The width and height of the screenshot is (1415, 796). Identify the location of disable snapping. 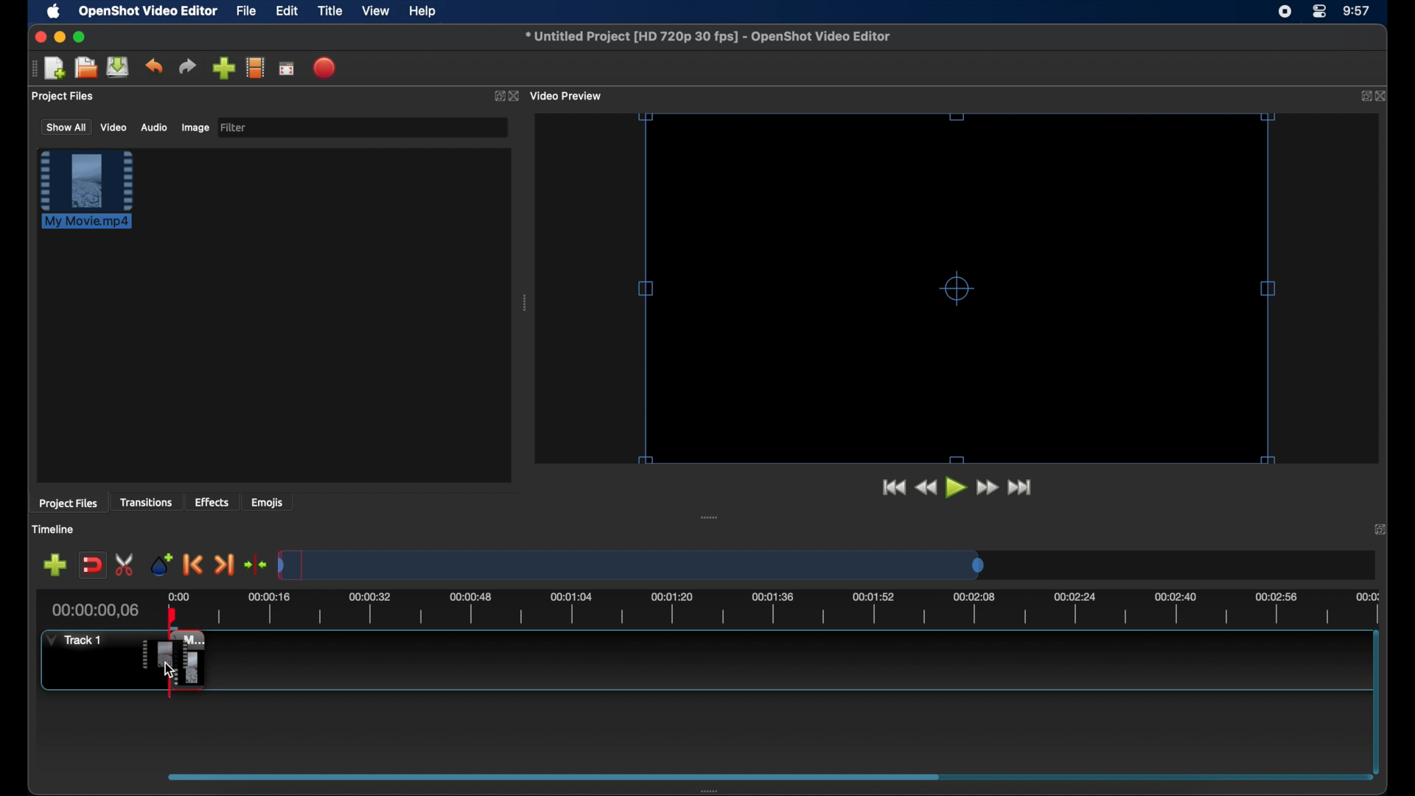
(92, 565).